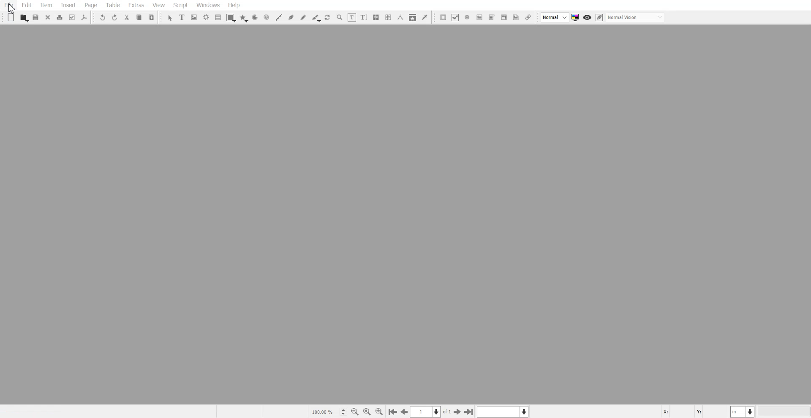 This screenshot has height=418, width=811. What do you see at coordinates (68, 5) in the screenshot?
I see `Insert` at bounding box center [68, 5].